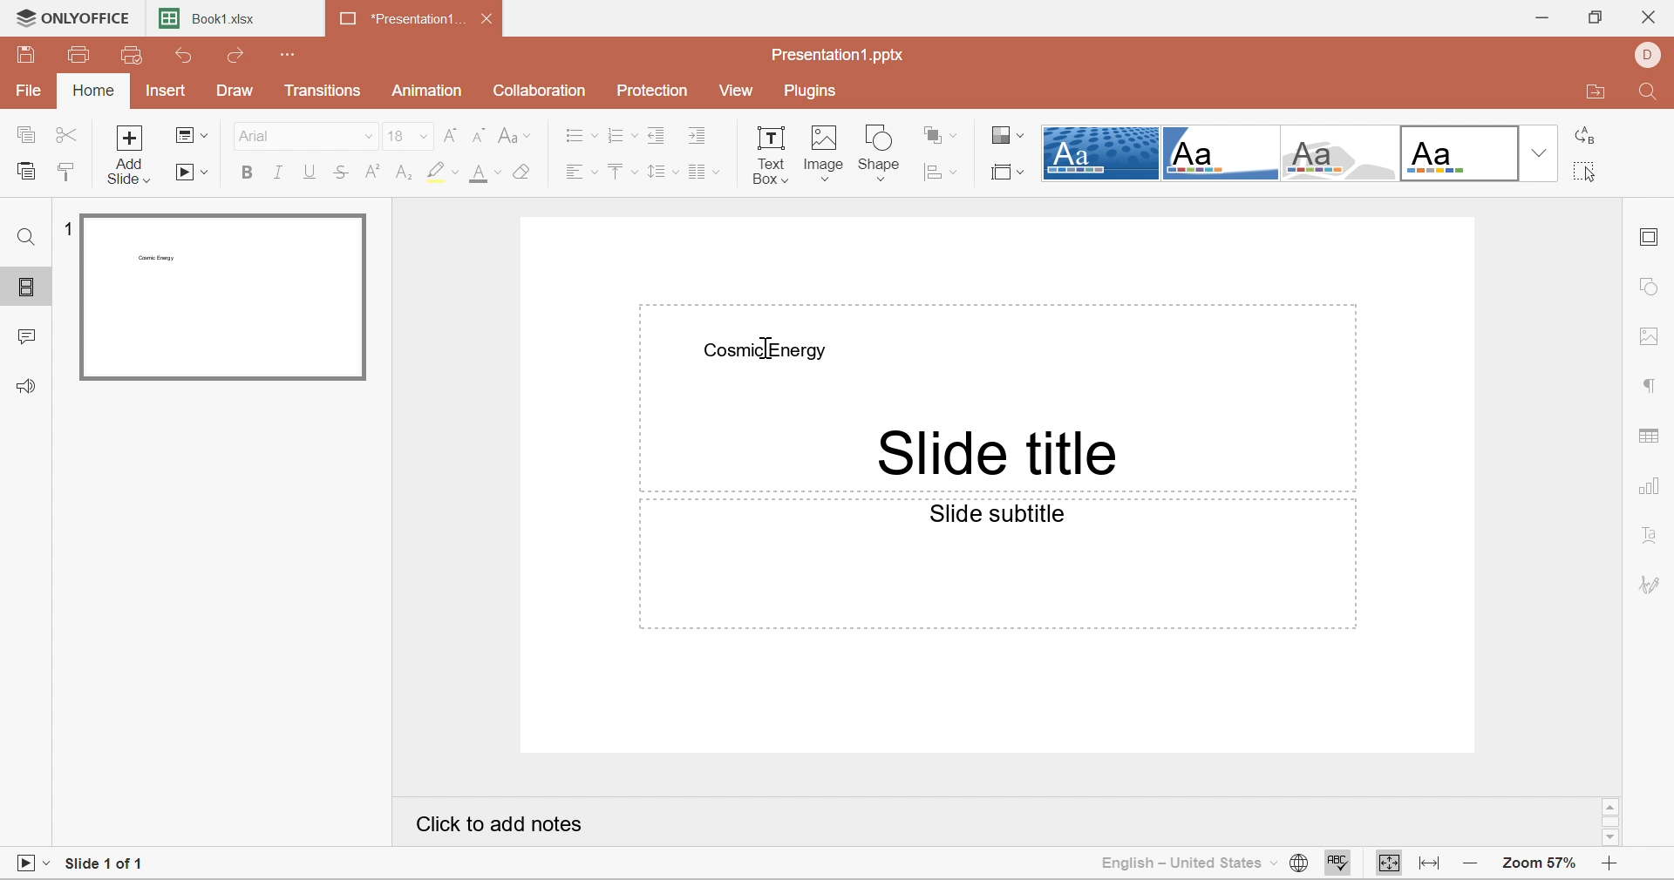 This screenshot has height=880, width=1674. Describe the element at coordinates (826, 154) in the screenshot. I see `Image` at that location.